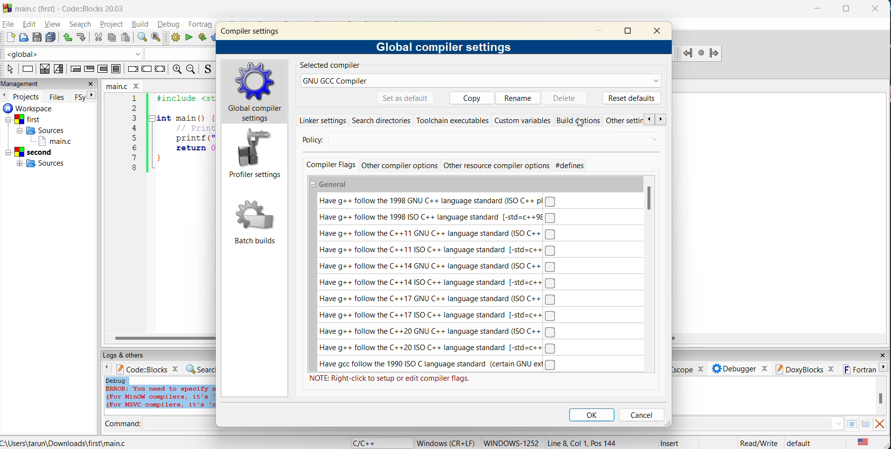  I want to click on Have g++ follow the C++111SO C++ language standard [-std=c++, so click(440, 250).